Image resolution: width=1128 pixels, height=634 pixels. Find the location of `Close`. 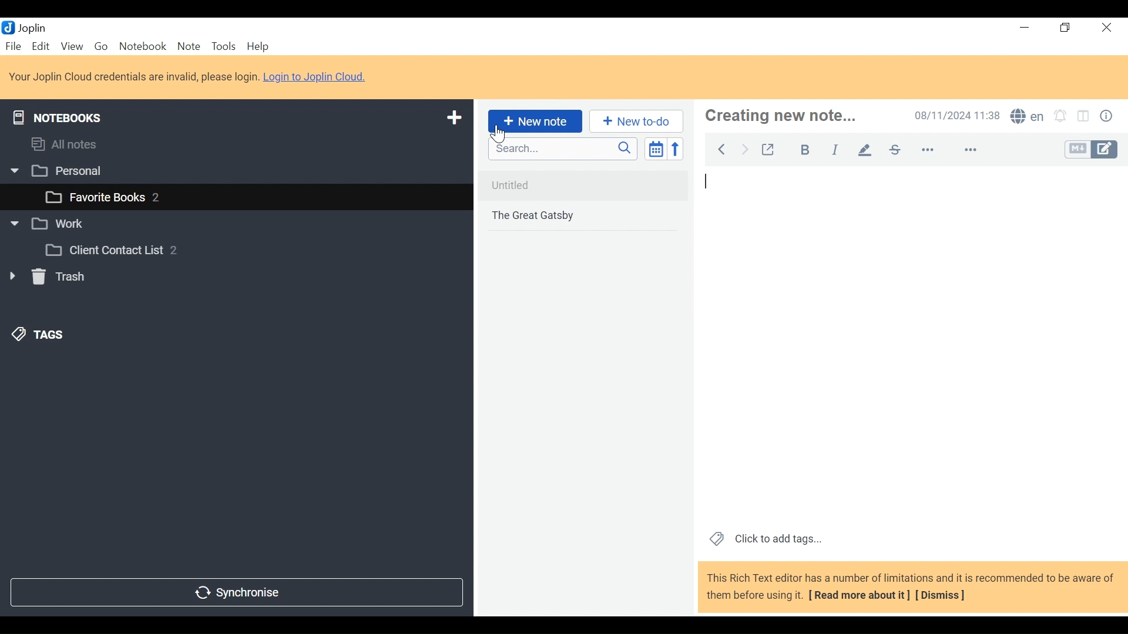

Close is located at coordinates (1107, 26).